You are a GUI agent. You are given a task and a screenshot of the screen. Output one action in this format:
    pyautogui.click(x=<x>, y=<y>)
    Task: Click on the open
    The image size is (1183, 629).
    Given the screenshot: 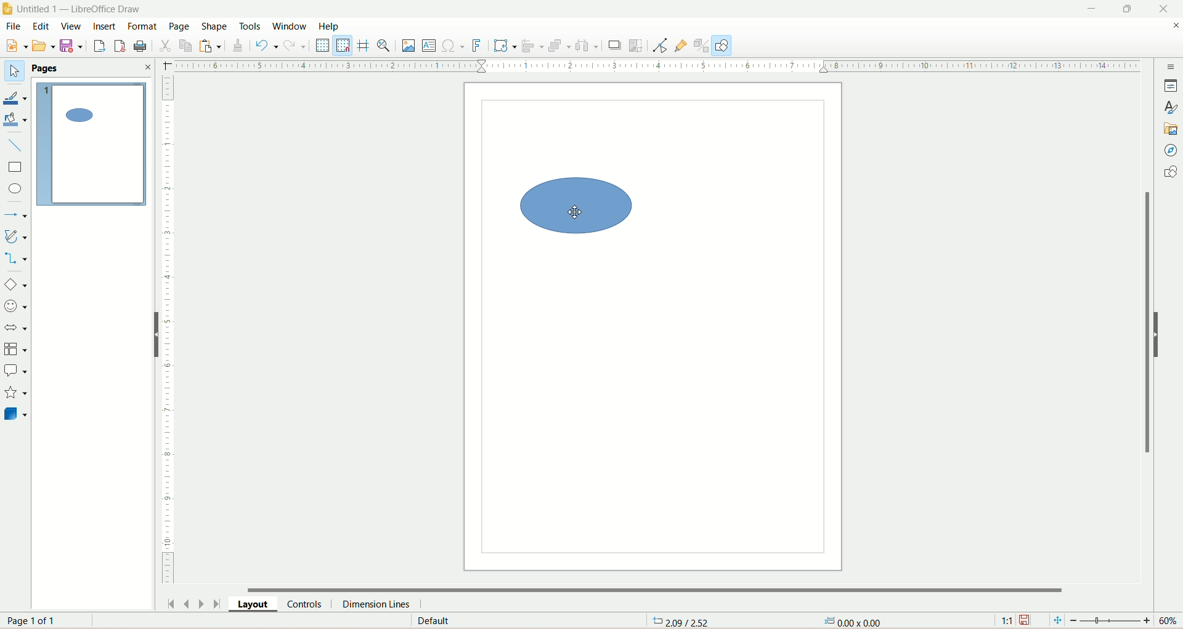 What is the action you would take?
    pyautogui.click(x=43, y=44)
    